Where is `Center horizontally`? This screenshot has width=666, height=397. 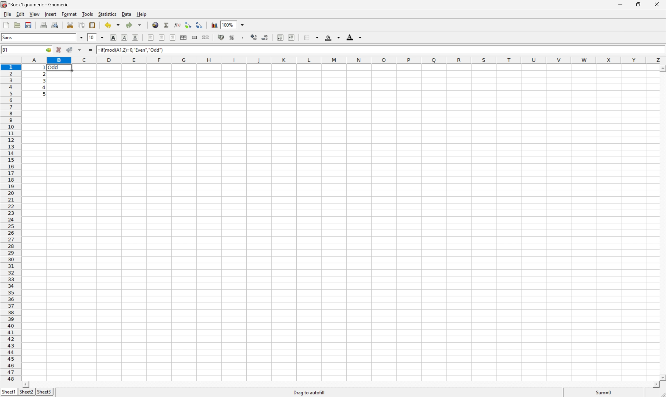
Center horizontally is located at coordinates (162, 37).